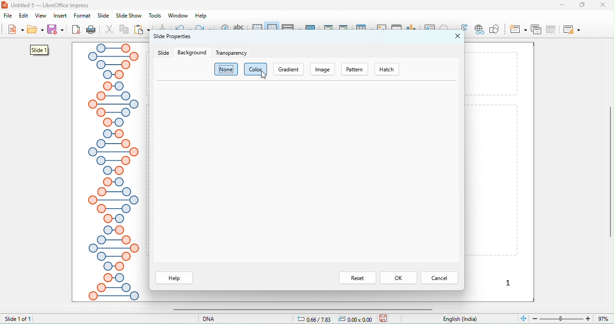 Image resolution: width=614 pixels, height=324 pixels. Describe the element at coordinates (36, 31) in the screenshot. I see `open` at that location.